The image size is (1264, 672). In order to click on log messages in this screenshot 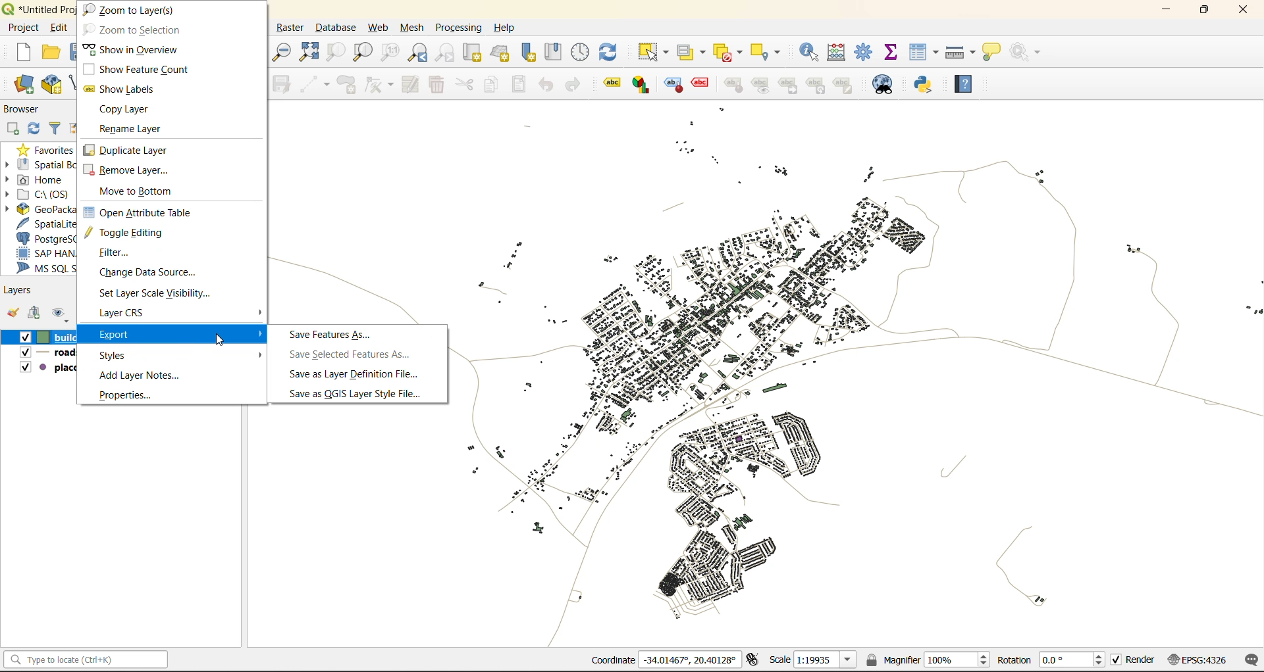, I will do `click(1249, 659)`.